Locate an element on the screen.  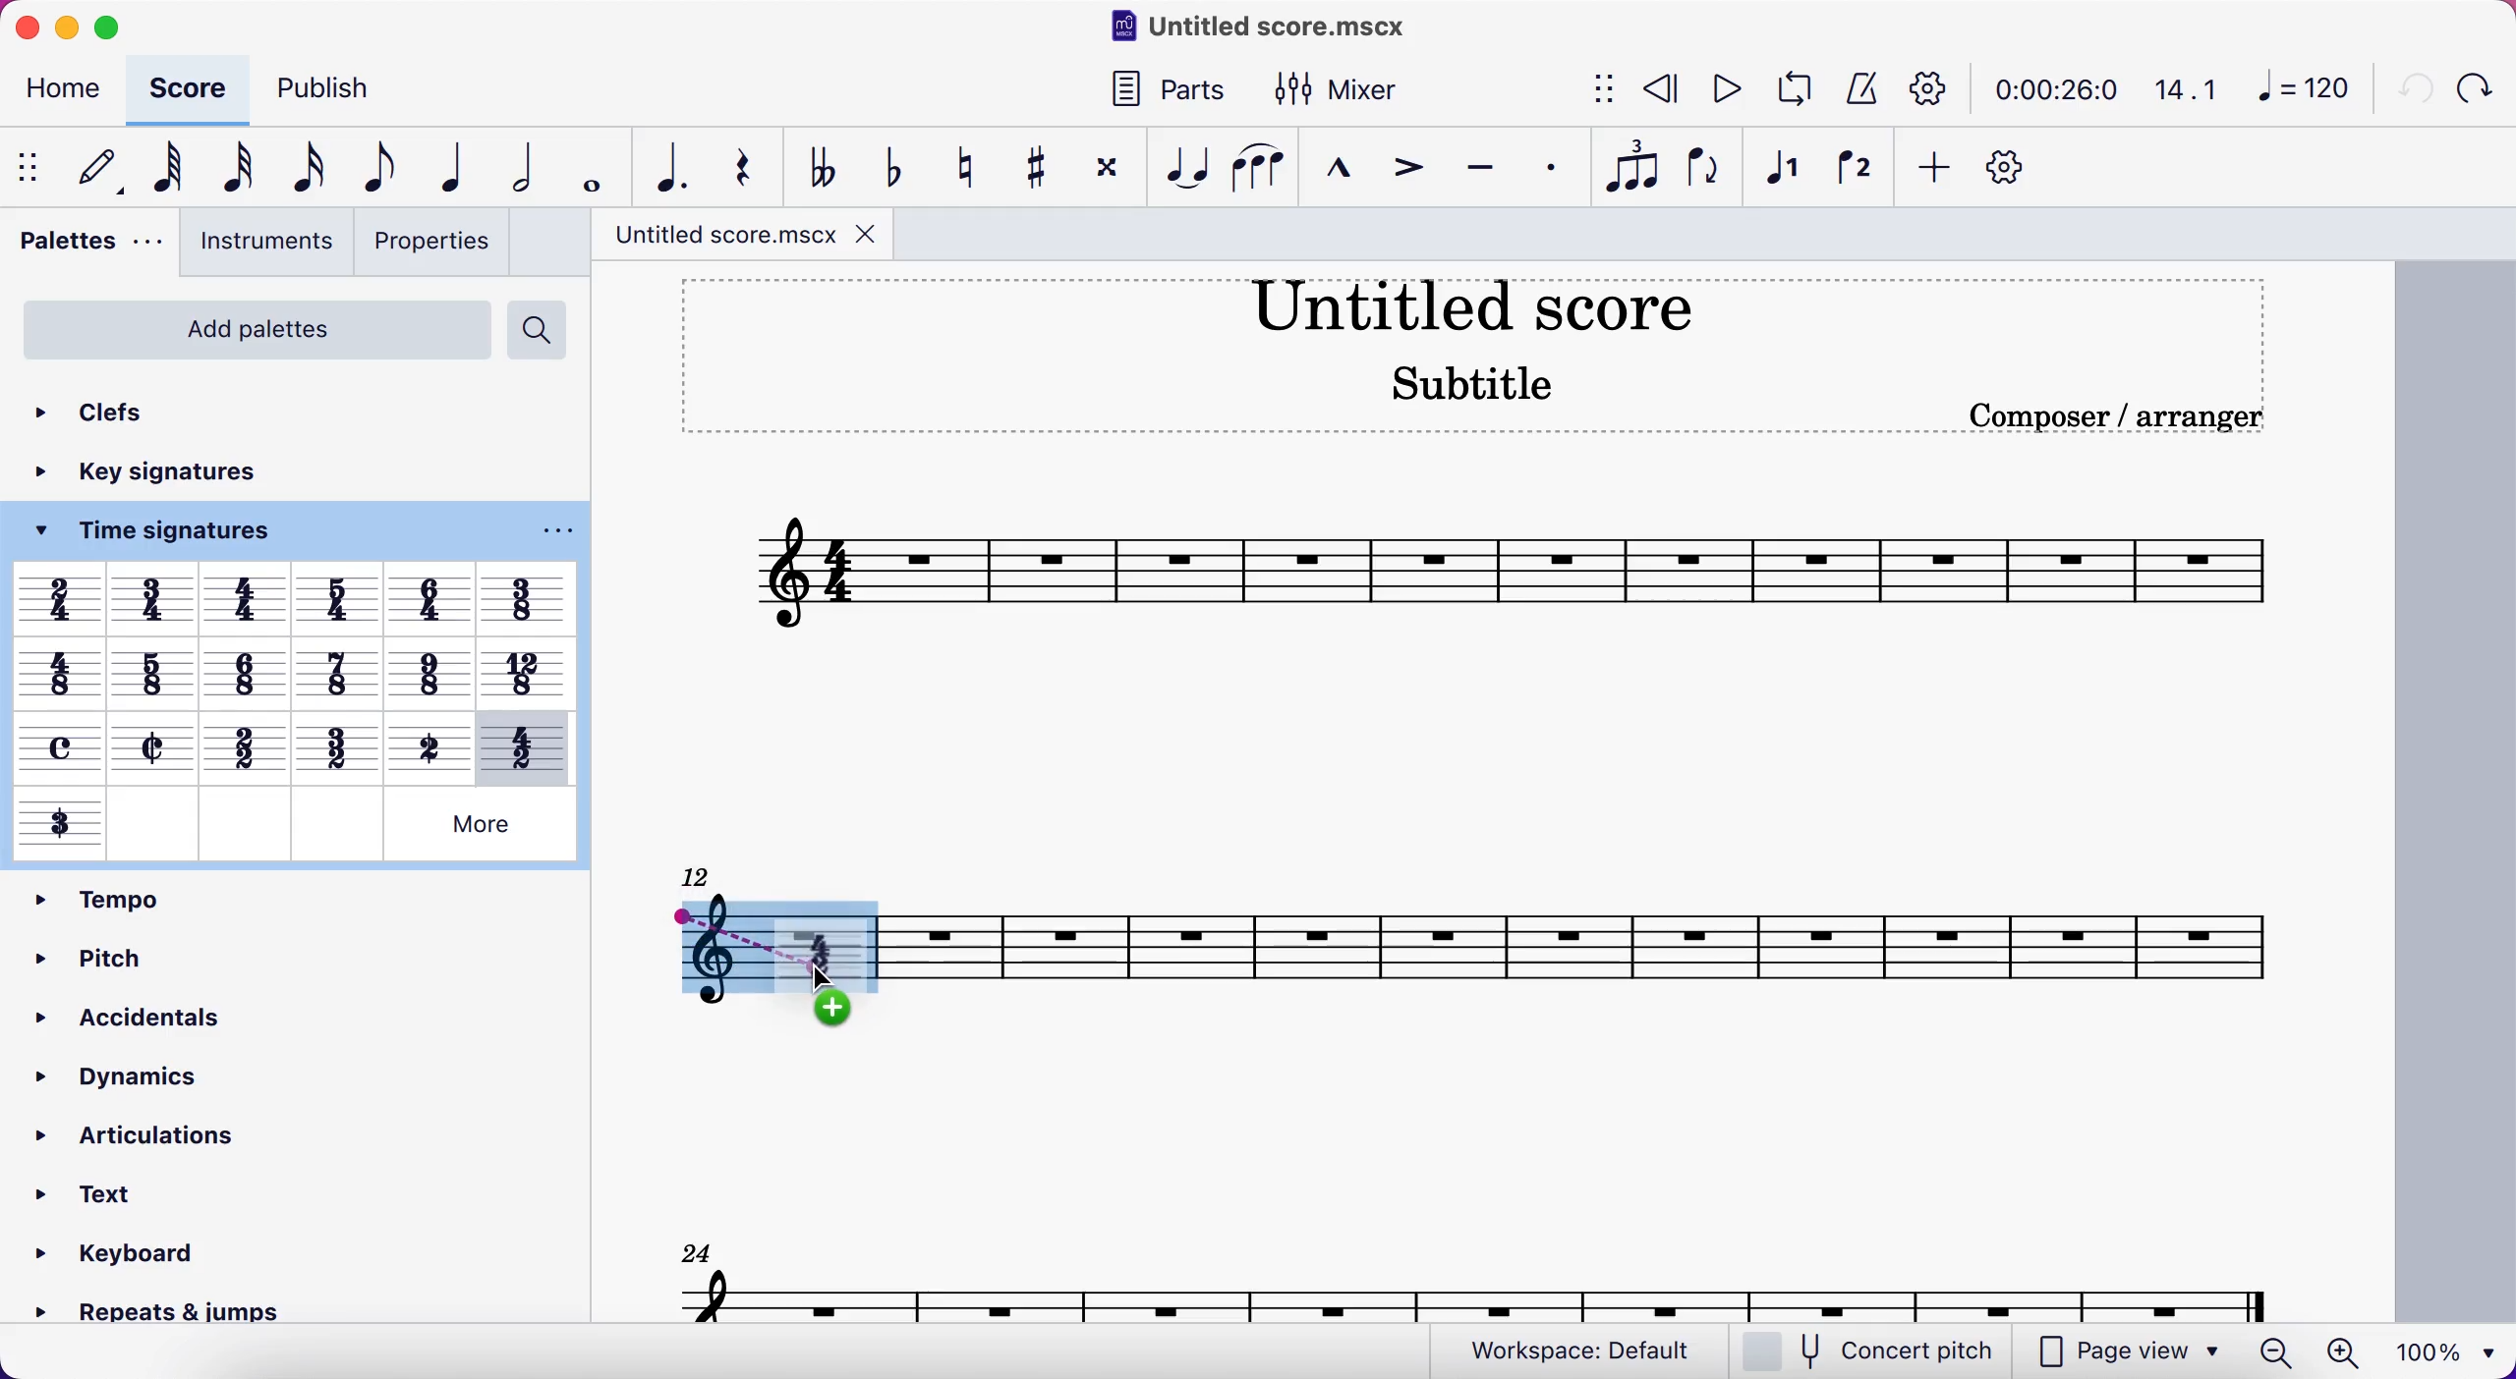
 is located at coordinates (429, 667).